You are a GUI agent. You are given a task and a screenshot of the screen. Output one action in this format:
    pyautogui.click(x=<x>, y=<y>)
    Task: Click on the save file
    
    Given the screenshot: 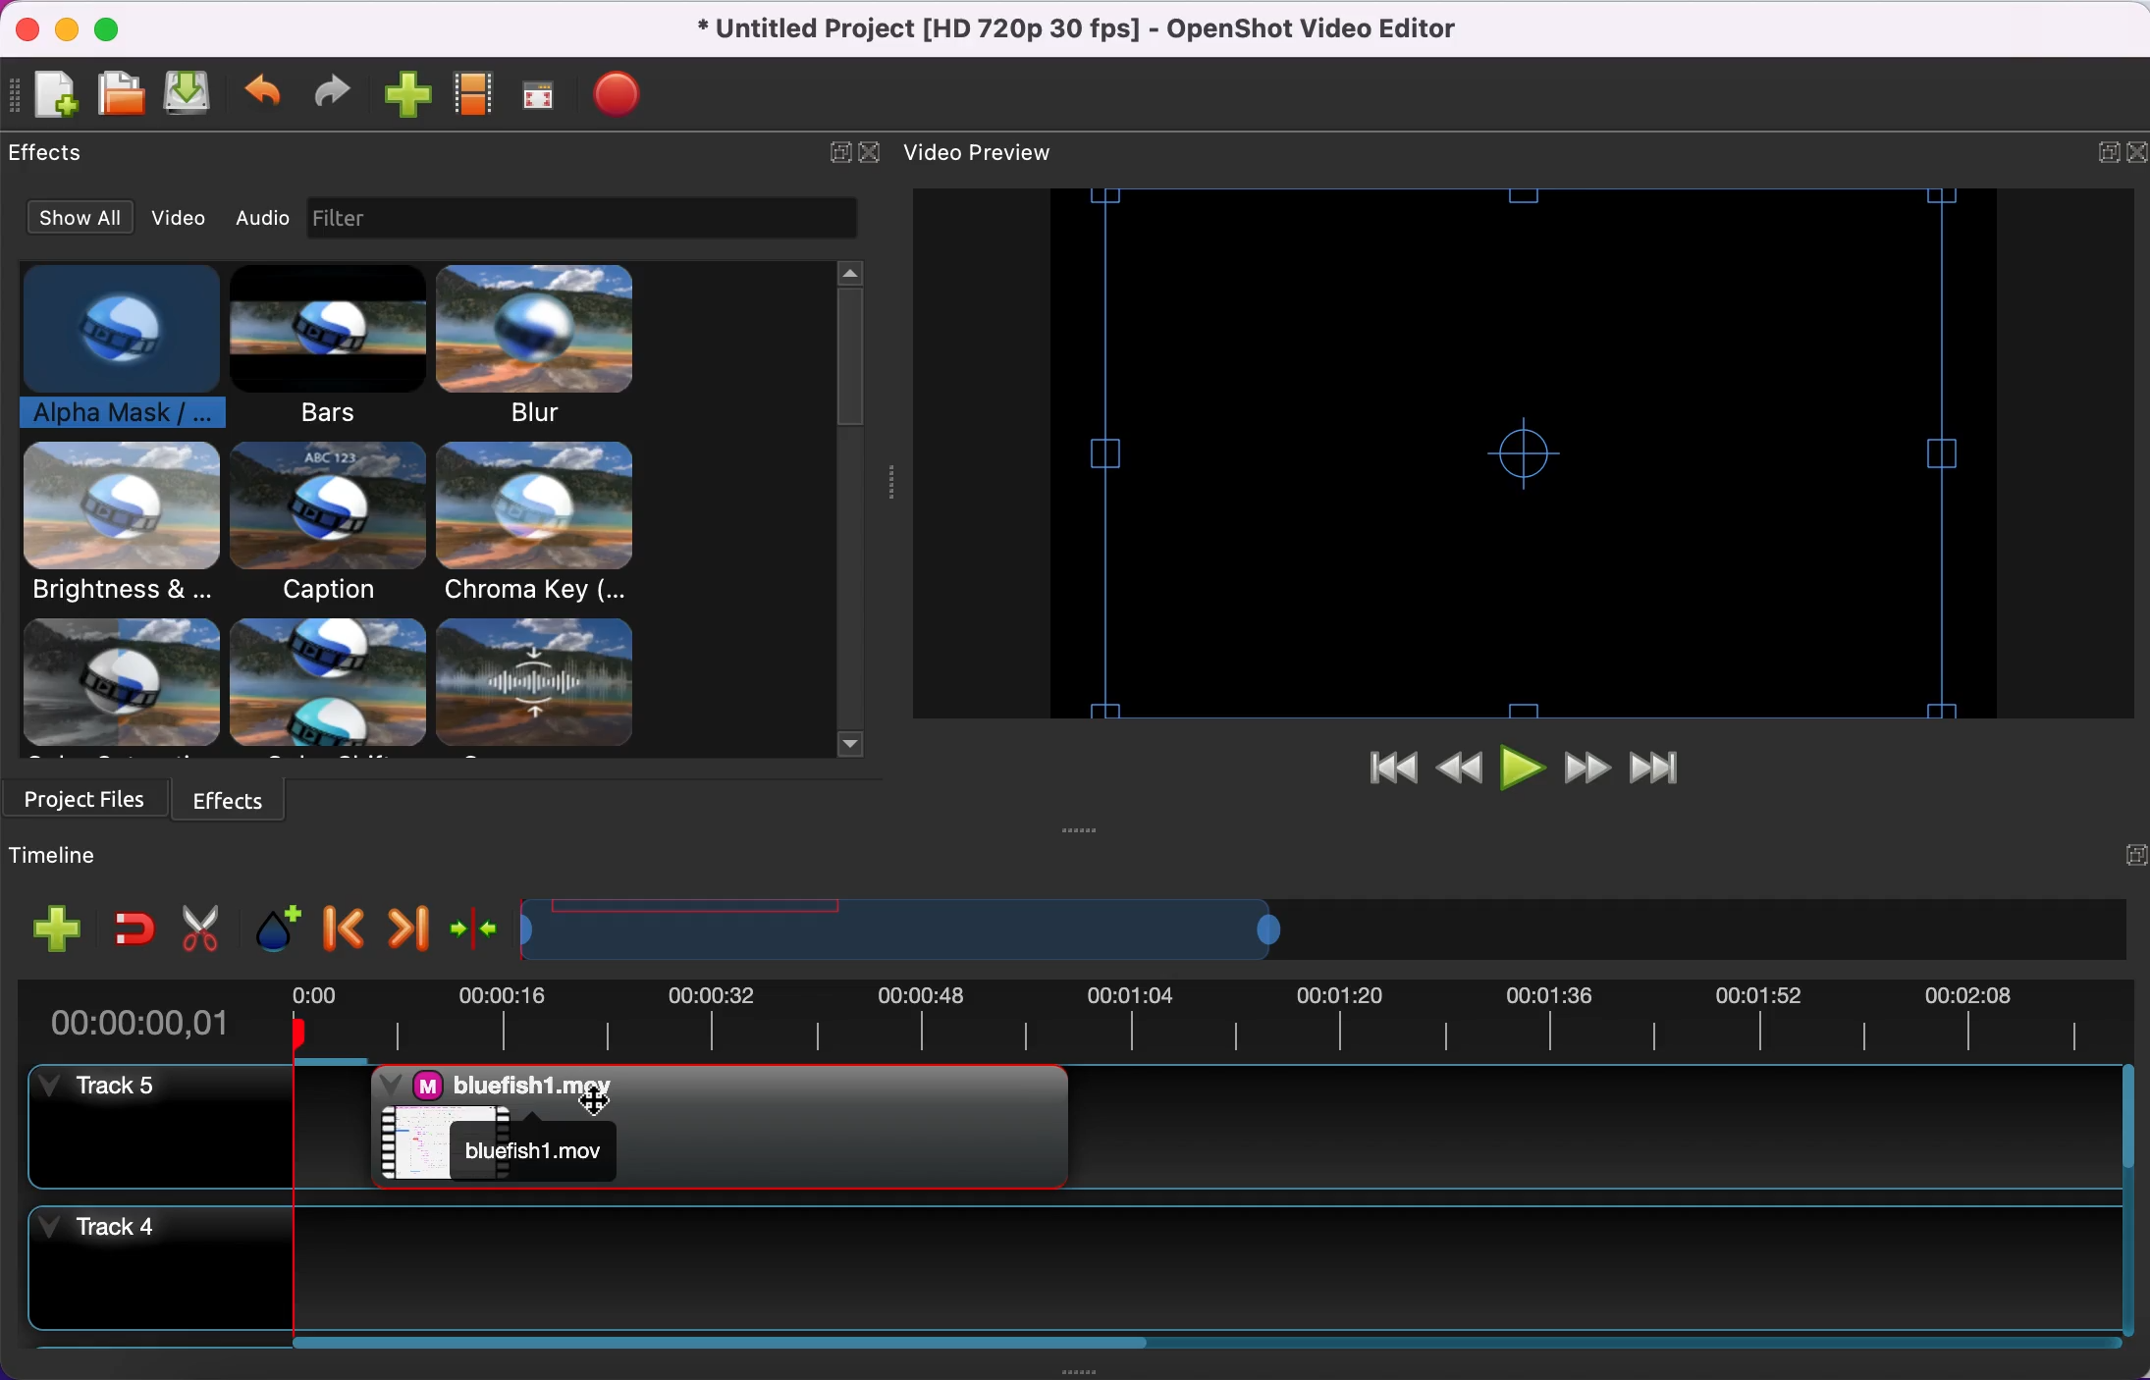 What is the action you would take?
    pyautogui.click(x=192, y=97)
    